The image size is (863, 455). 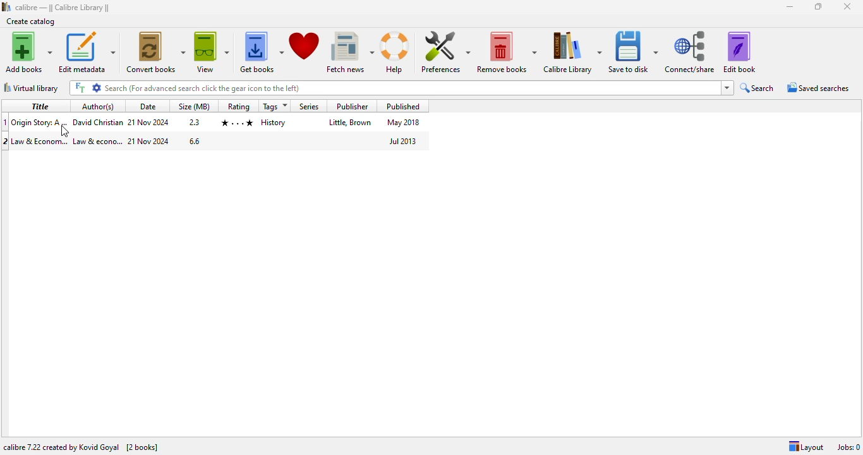 What do you see at coordinates (212, 53) in the screenshot?
I see `view` at bounding box center [212, 53].